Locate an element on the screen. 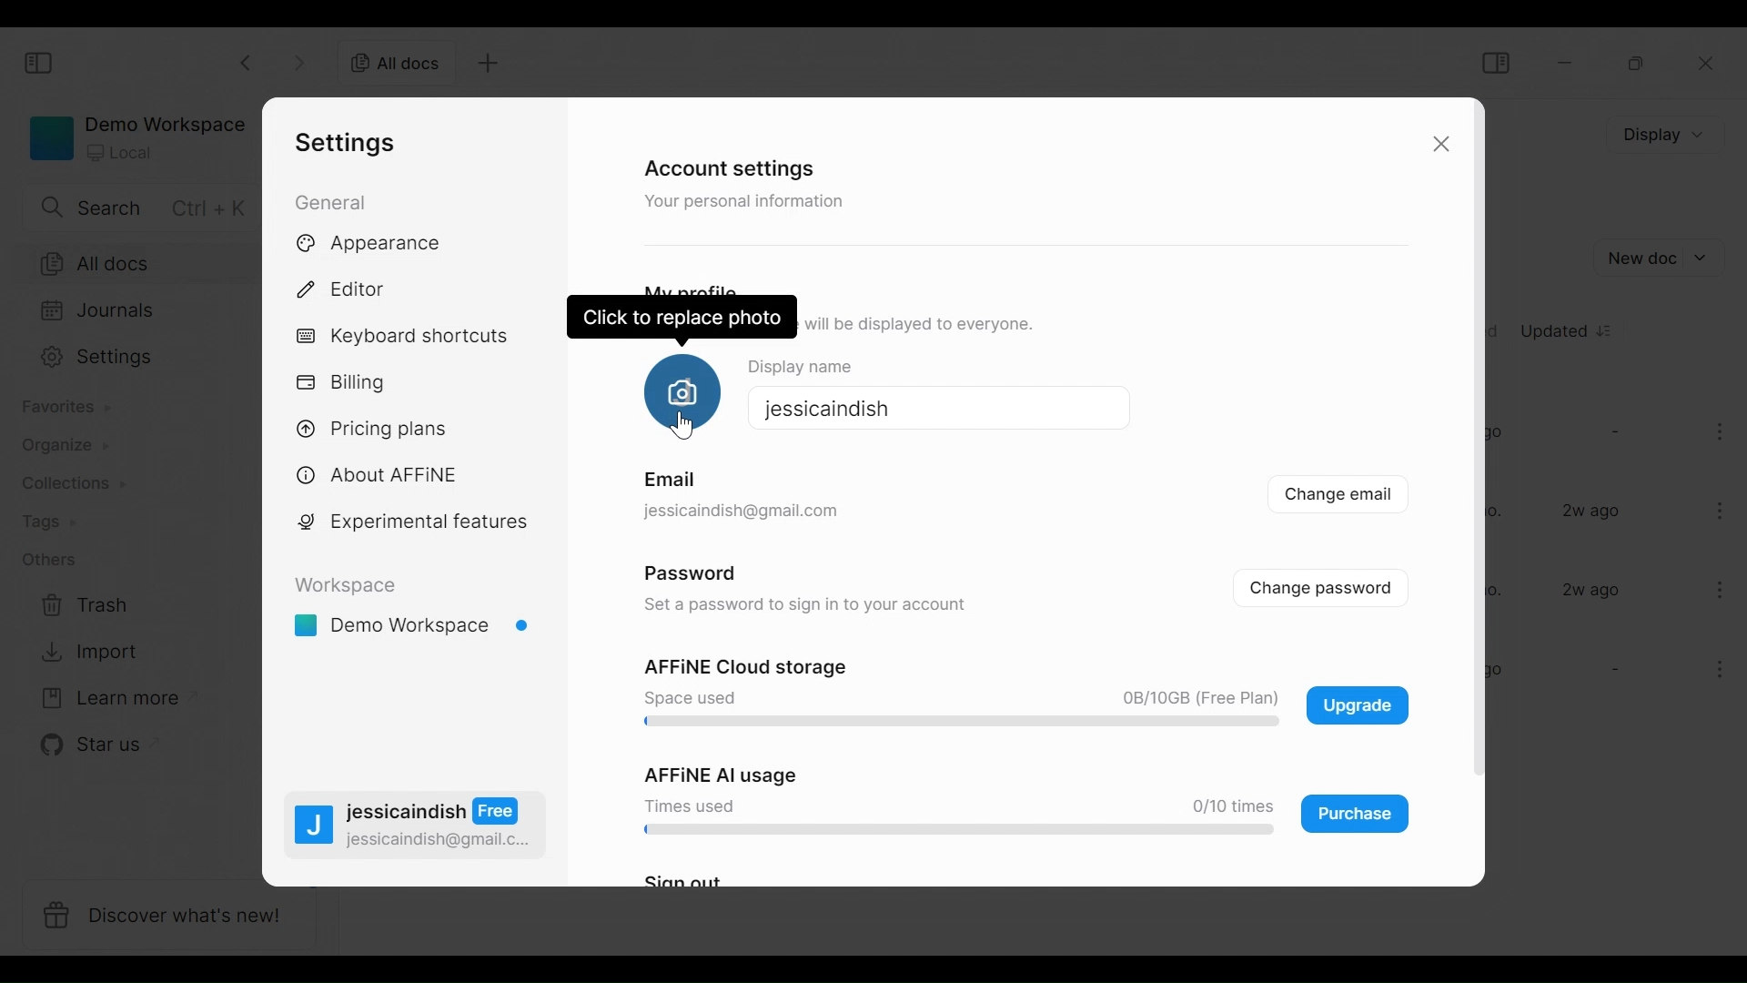  2w ago is located at coordinates (1592, 590).